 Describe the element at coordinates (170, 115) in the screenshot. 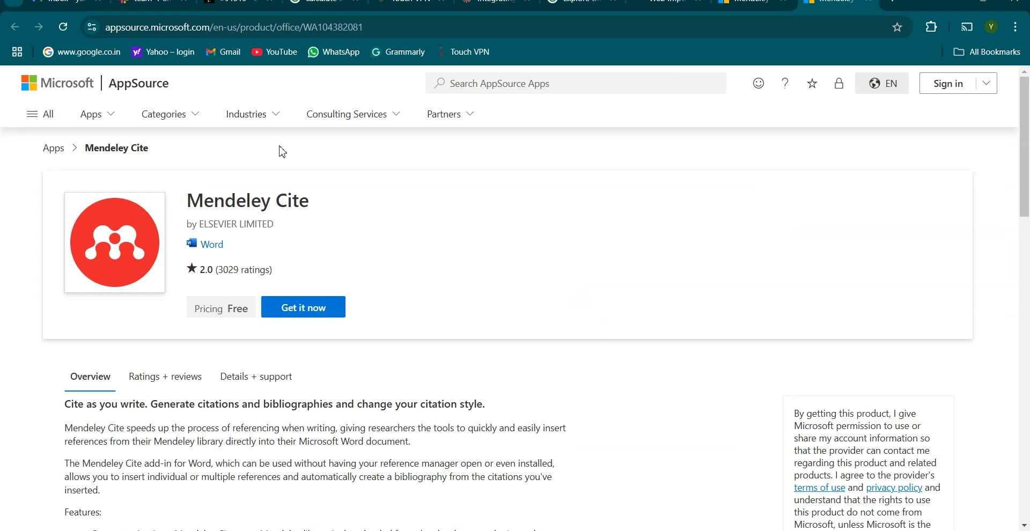

I see `Categories` at that location.